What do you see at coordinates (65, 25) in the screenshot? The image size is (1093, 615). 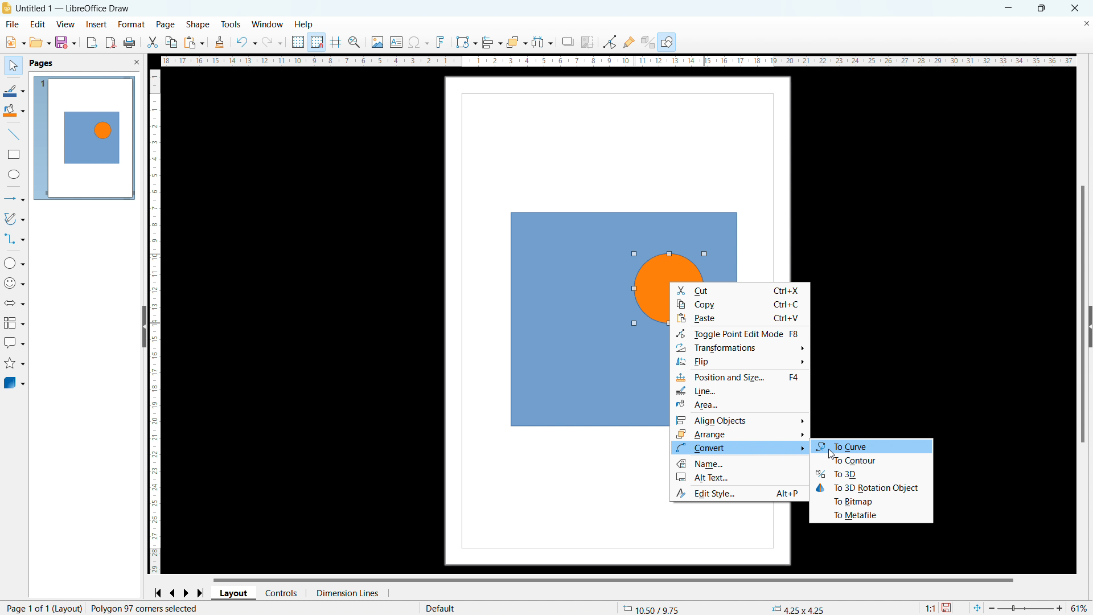 I see `view` at bounding box center [65, 25].